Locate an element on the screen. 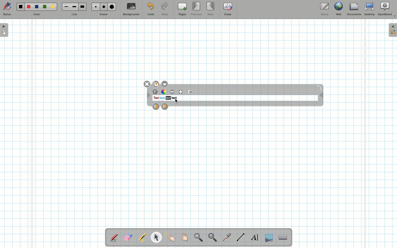 This screenshot has width=397, height=248. text is located at coordinates (168, 98).